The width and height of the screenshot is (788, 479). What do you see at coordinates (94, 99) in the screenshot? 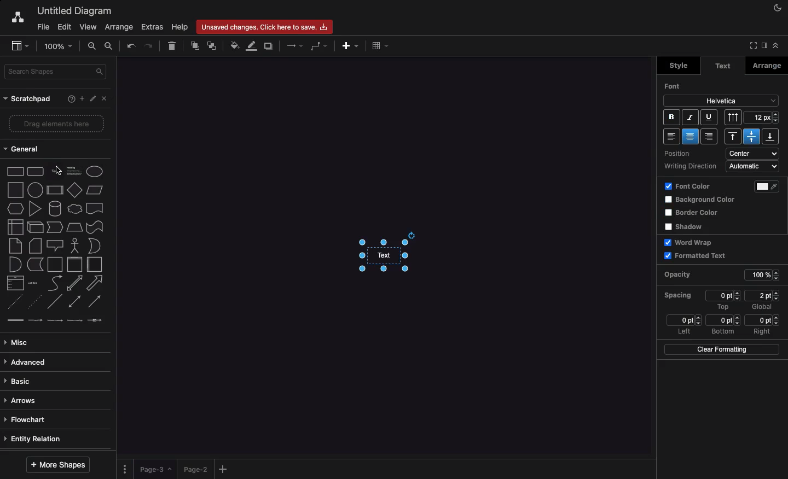
I see `Edit` at bounding box center [94, 99].